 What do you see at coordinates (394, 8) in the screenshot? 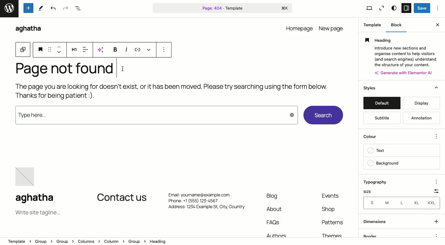
I see `Style` at bounding box center [394, 8].